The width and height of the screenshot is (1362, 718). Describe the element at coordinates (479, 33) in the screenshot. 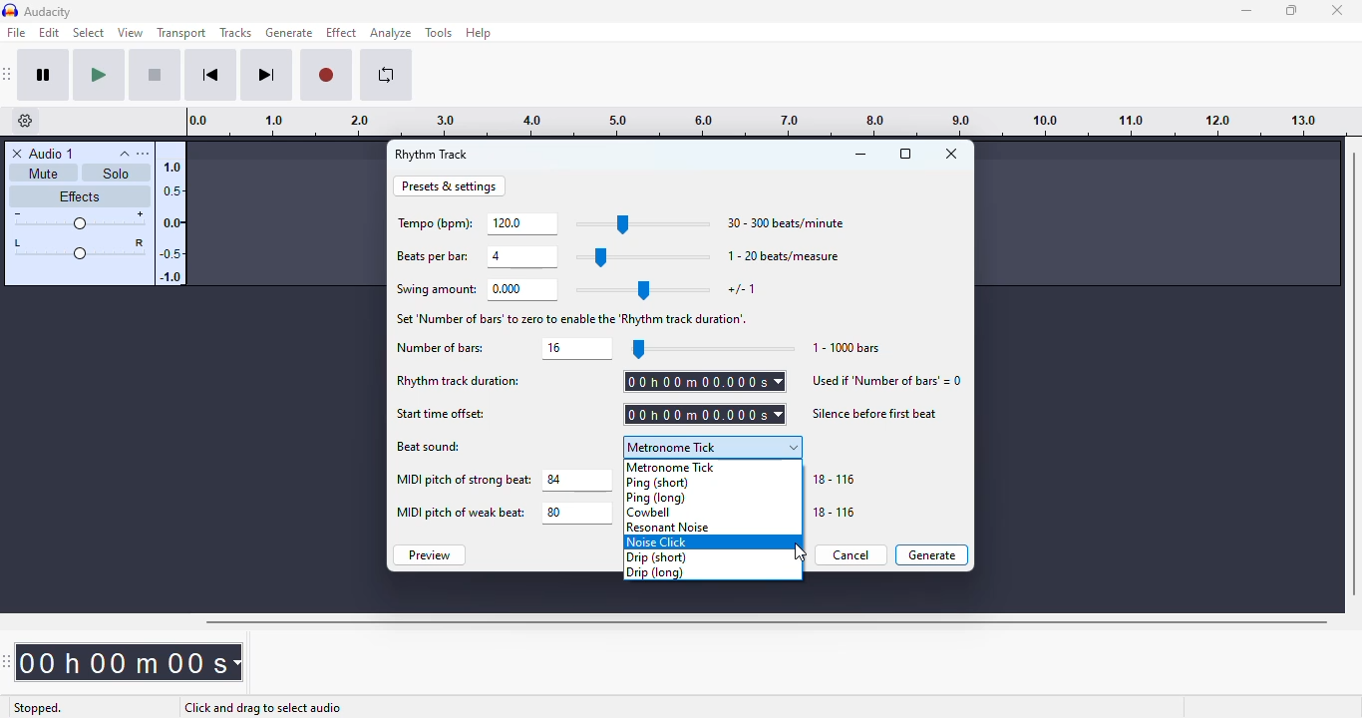

I see `help` at that location.